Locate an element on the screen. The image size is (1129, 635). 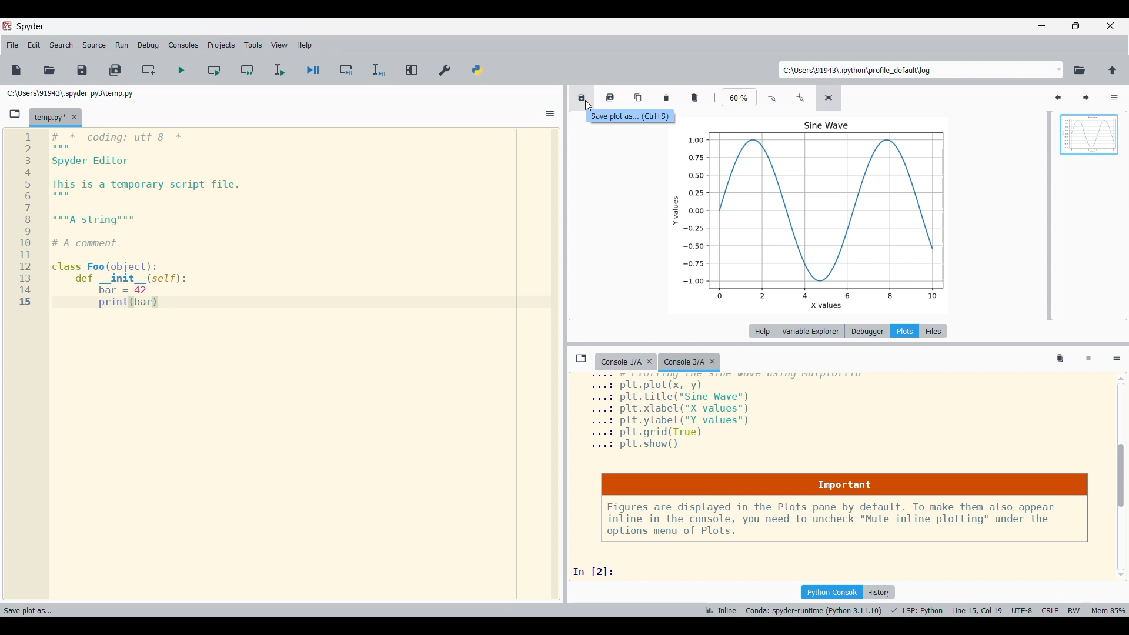
Help menu is located at coordinates (305, 45).